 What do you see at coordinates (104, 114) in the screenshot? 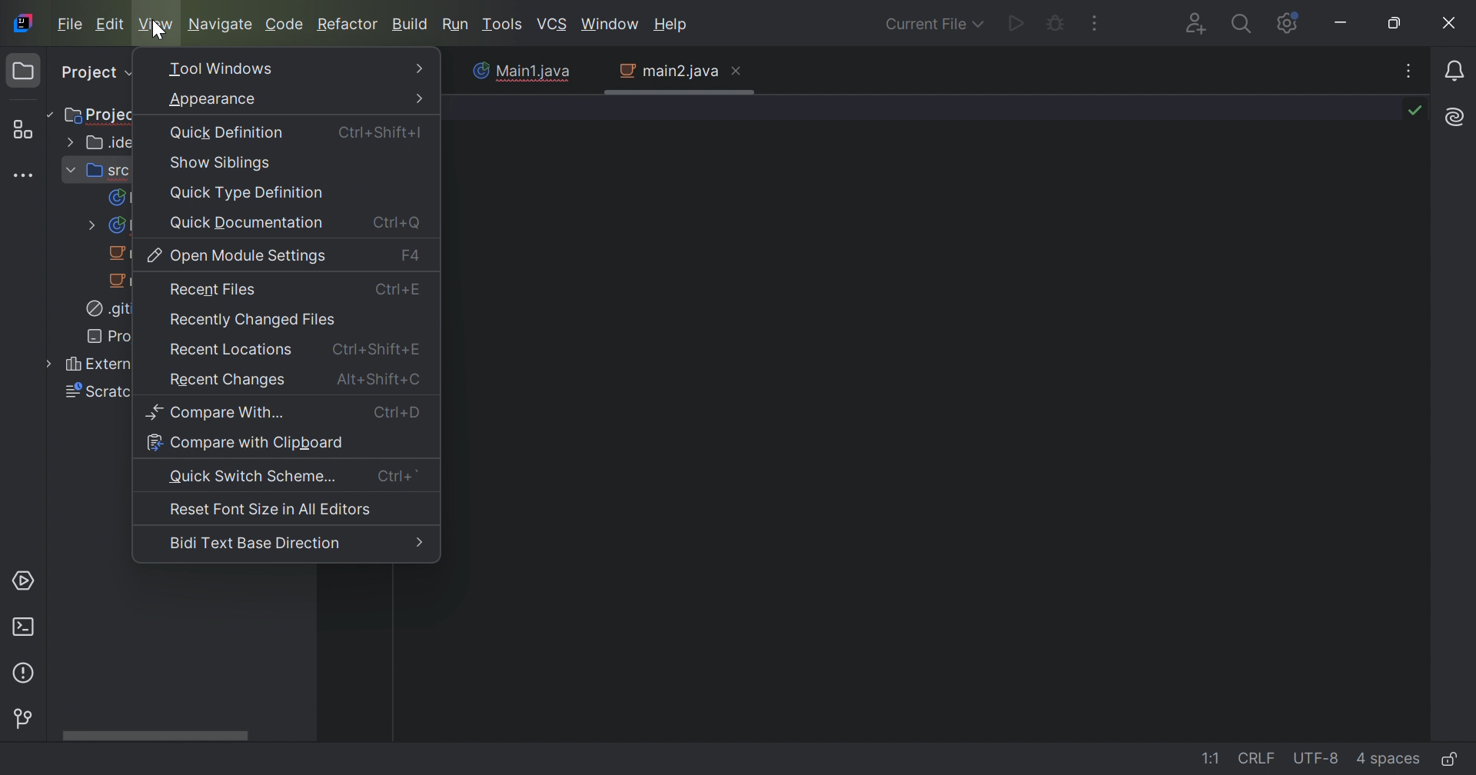
I see `Project` at bounding box center [104, 114].